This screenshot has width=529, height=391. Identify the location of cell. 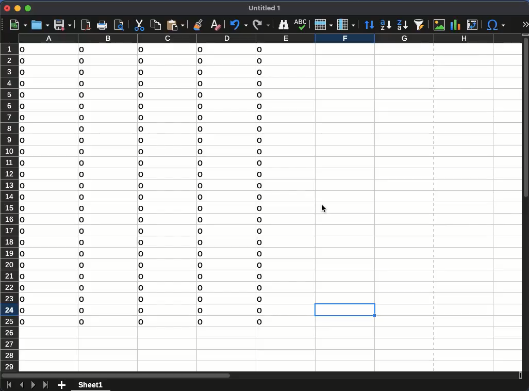
(343, 311).